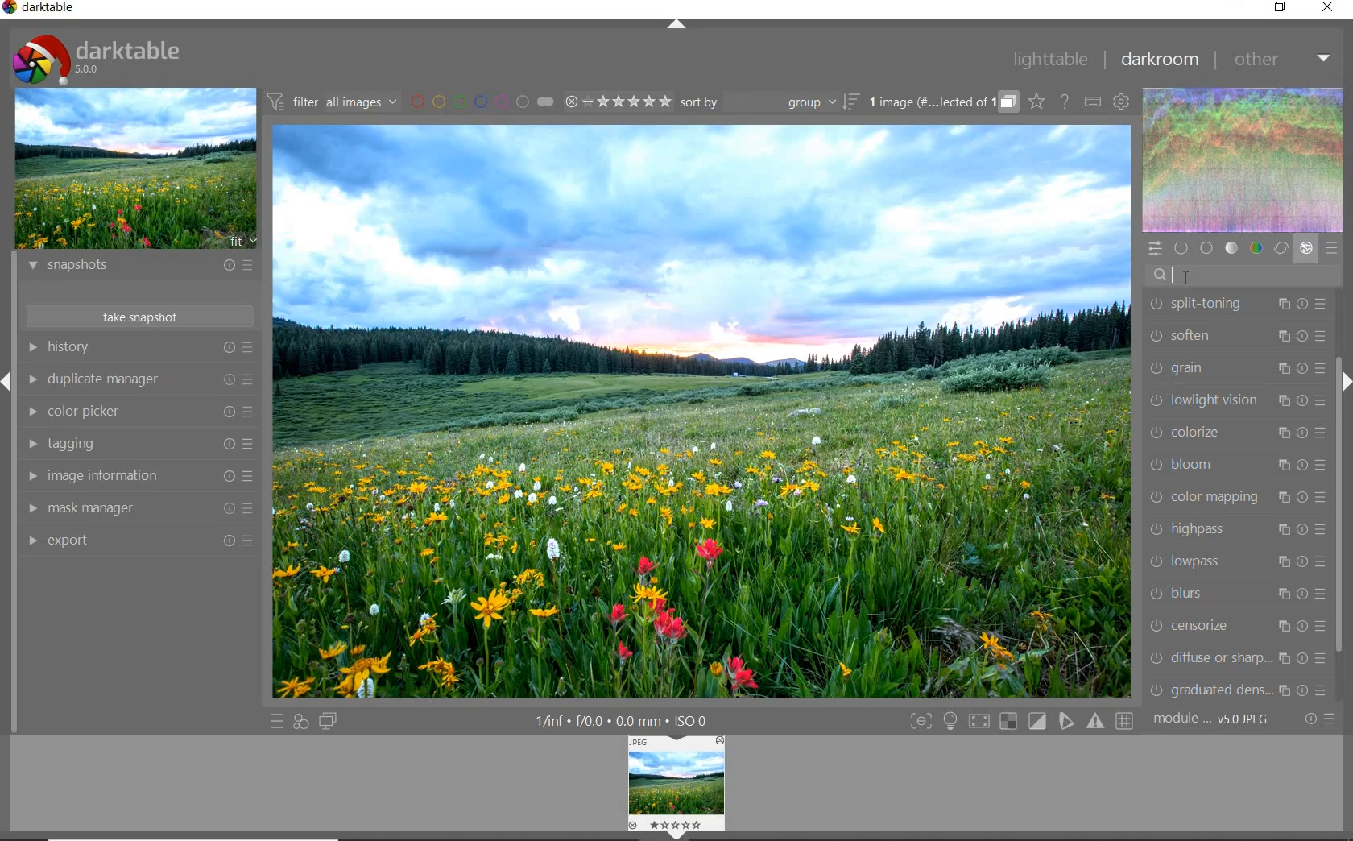 The image size is (1353, 841). What do you see at coordinates (1233, 661) in the screenshot?
I see `diffuse or sharpen` at bounding box center [1233, 661].